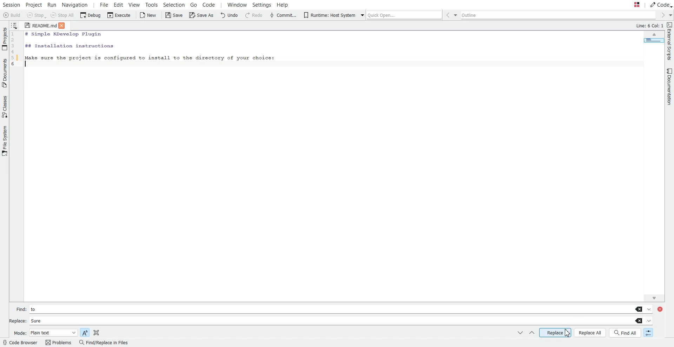 This screenshot has width=674, height=347. I want to click on Runtime: Host System, so click(329, 15).